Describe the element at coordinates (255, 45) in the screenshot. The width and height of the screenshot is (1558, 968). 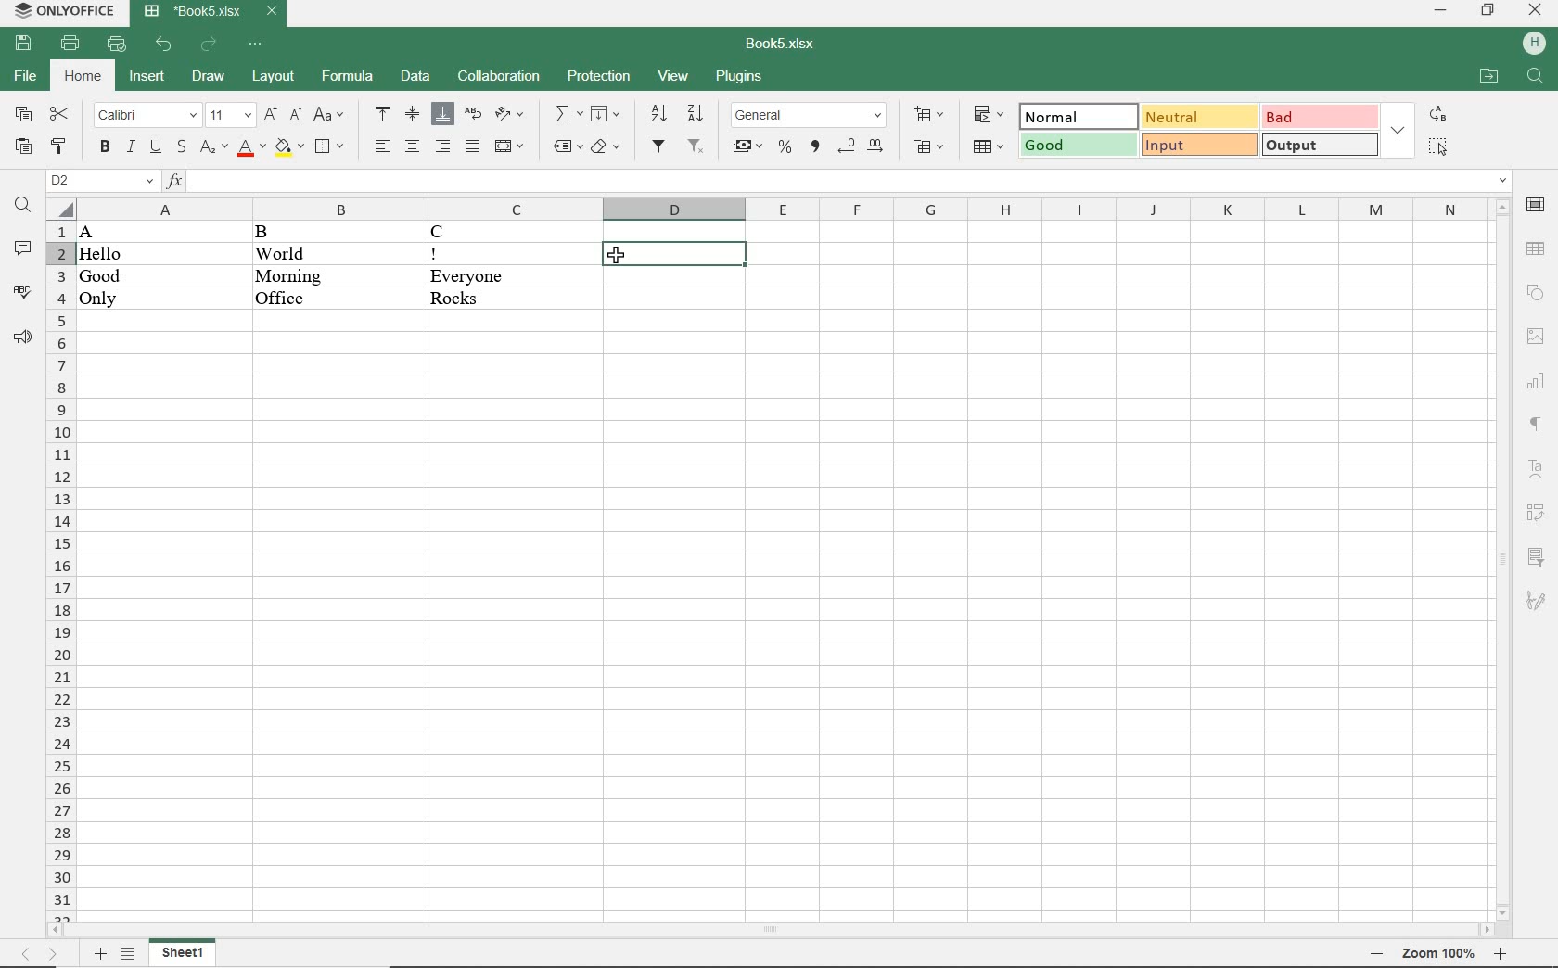
I see `customize quick access toolbar` at that location.